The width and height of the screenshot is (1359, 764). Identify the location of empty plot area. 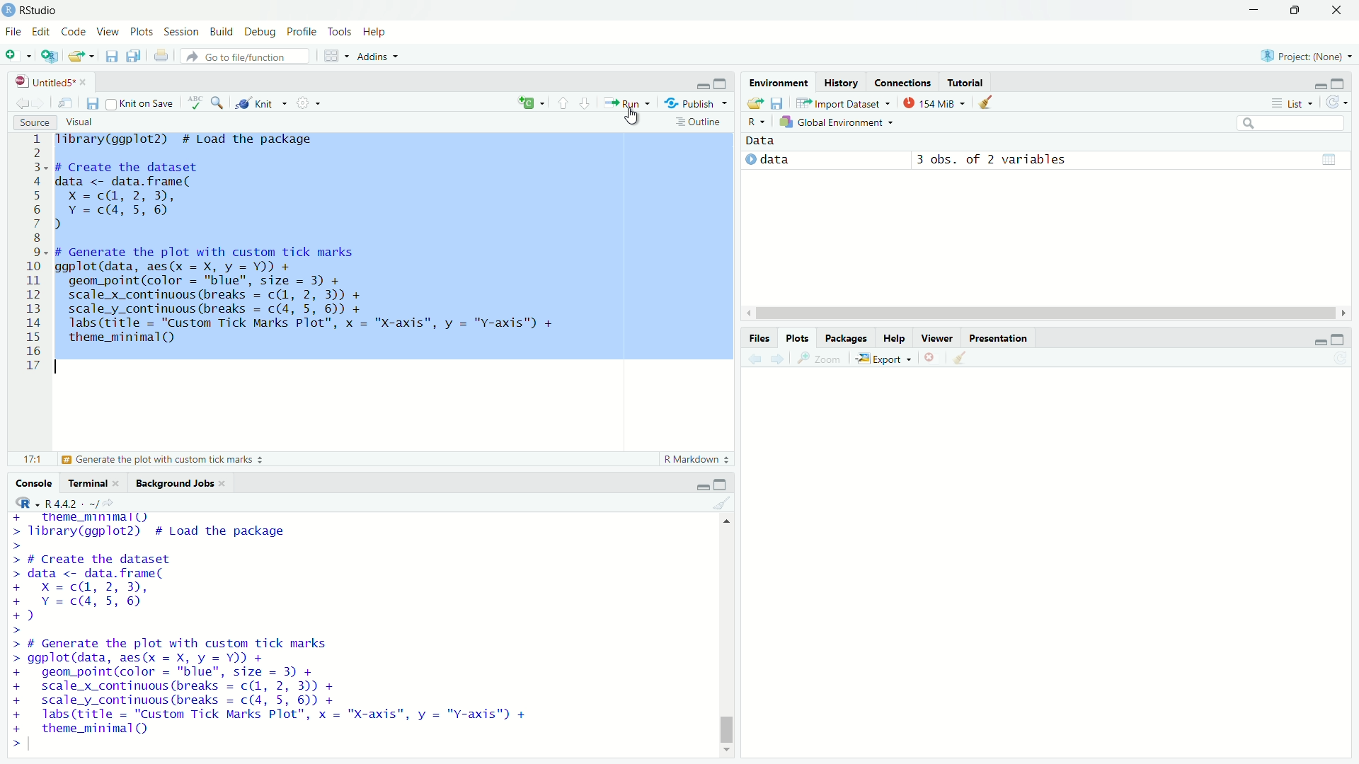
(1056, 576).